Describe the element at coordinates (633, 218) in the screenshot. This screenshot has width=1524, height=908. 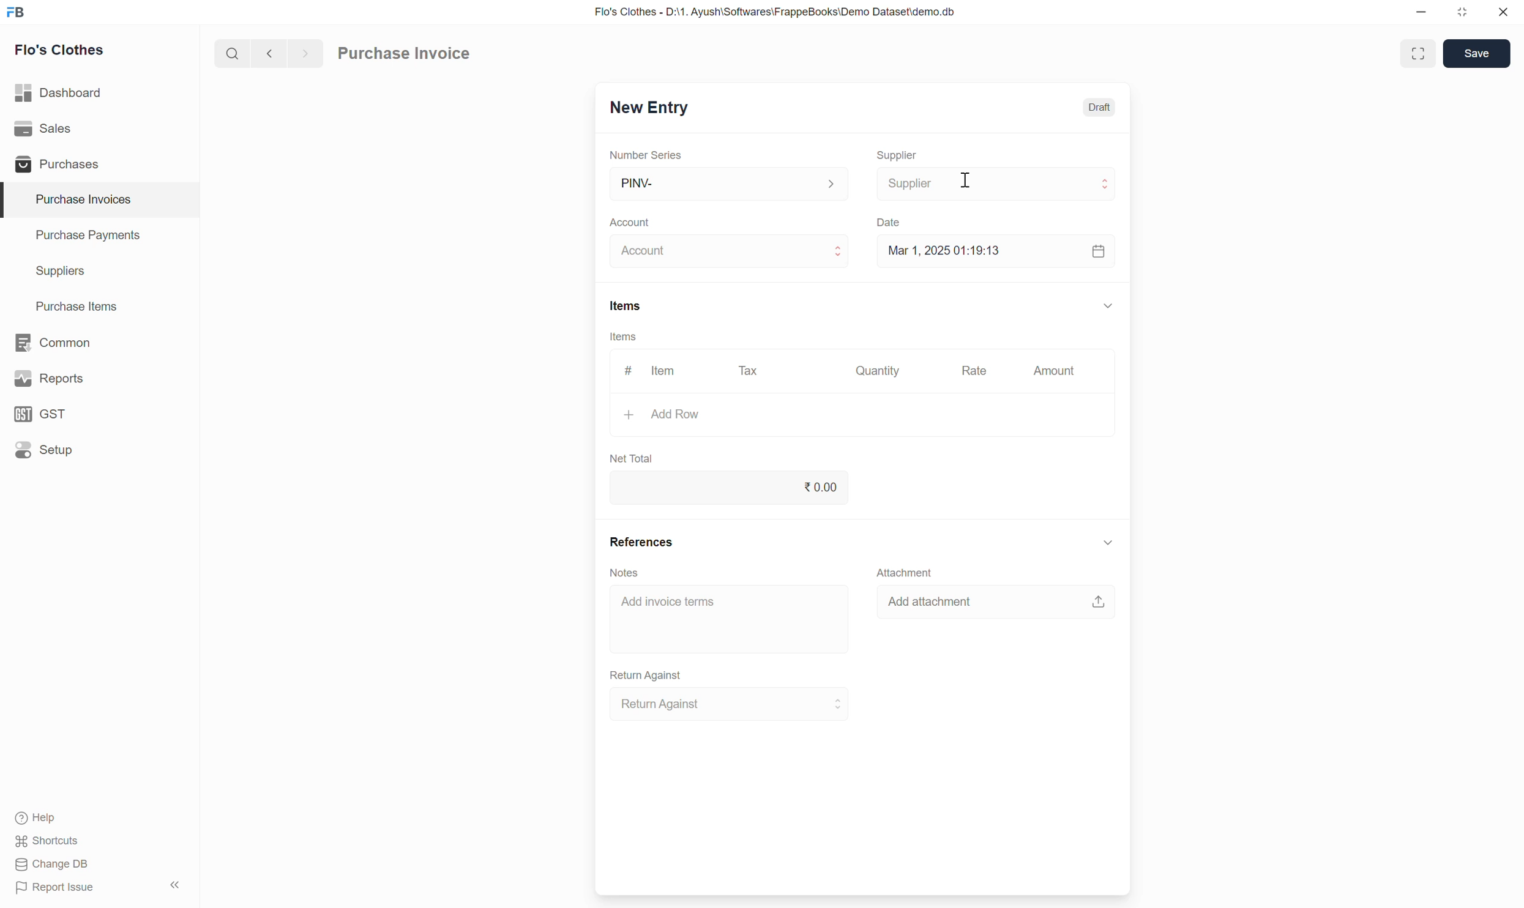
I see `Account` at that location.